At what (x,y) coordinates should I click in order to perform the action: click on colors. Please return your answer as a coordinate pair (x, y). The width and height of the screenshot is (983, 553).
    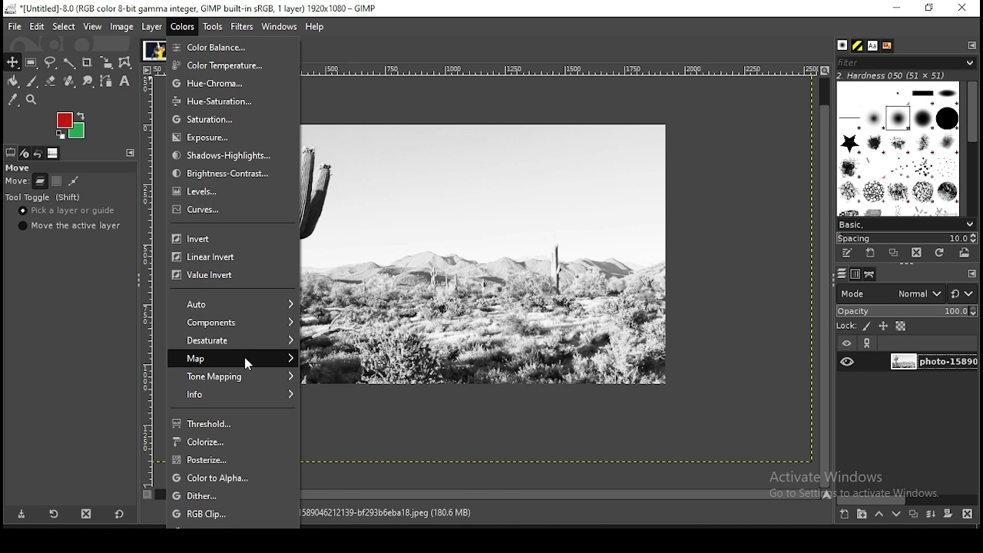
    Looking at the image, I should click on (184, 26).